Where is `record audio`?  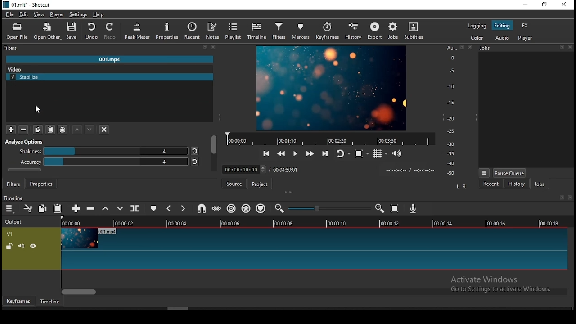
record audio is located at coordinates (412, 209).